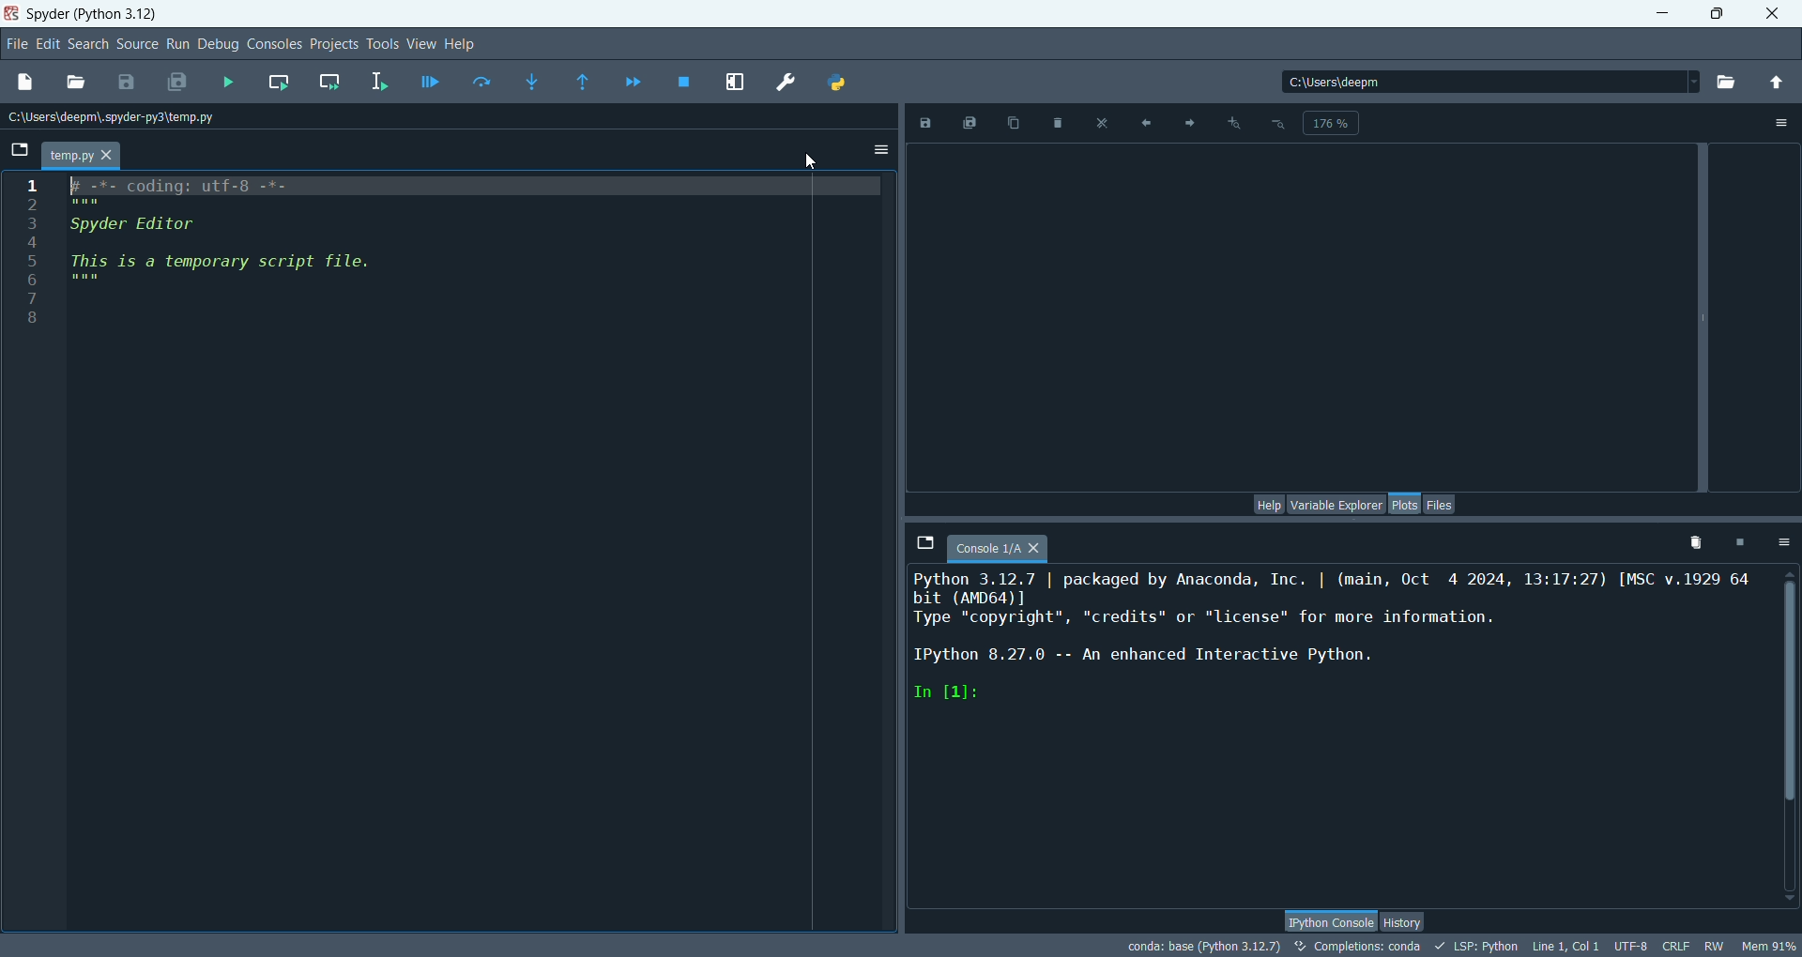 This screenshot has height=957, width=1802. I want to click on new, so click(26, 82).